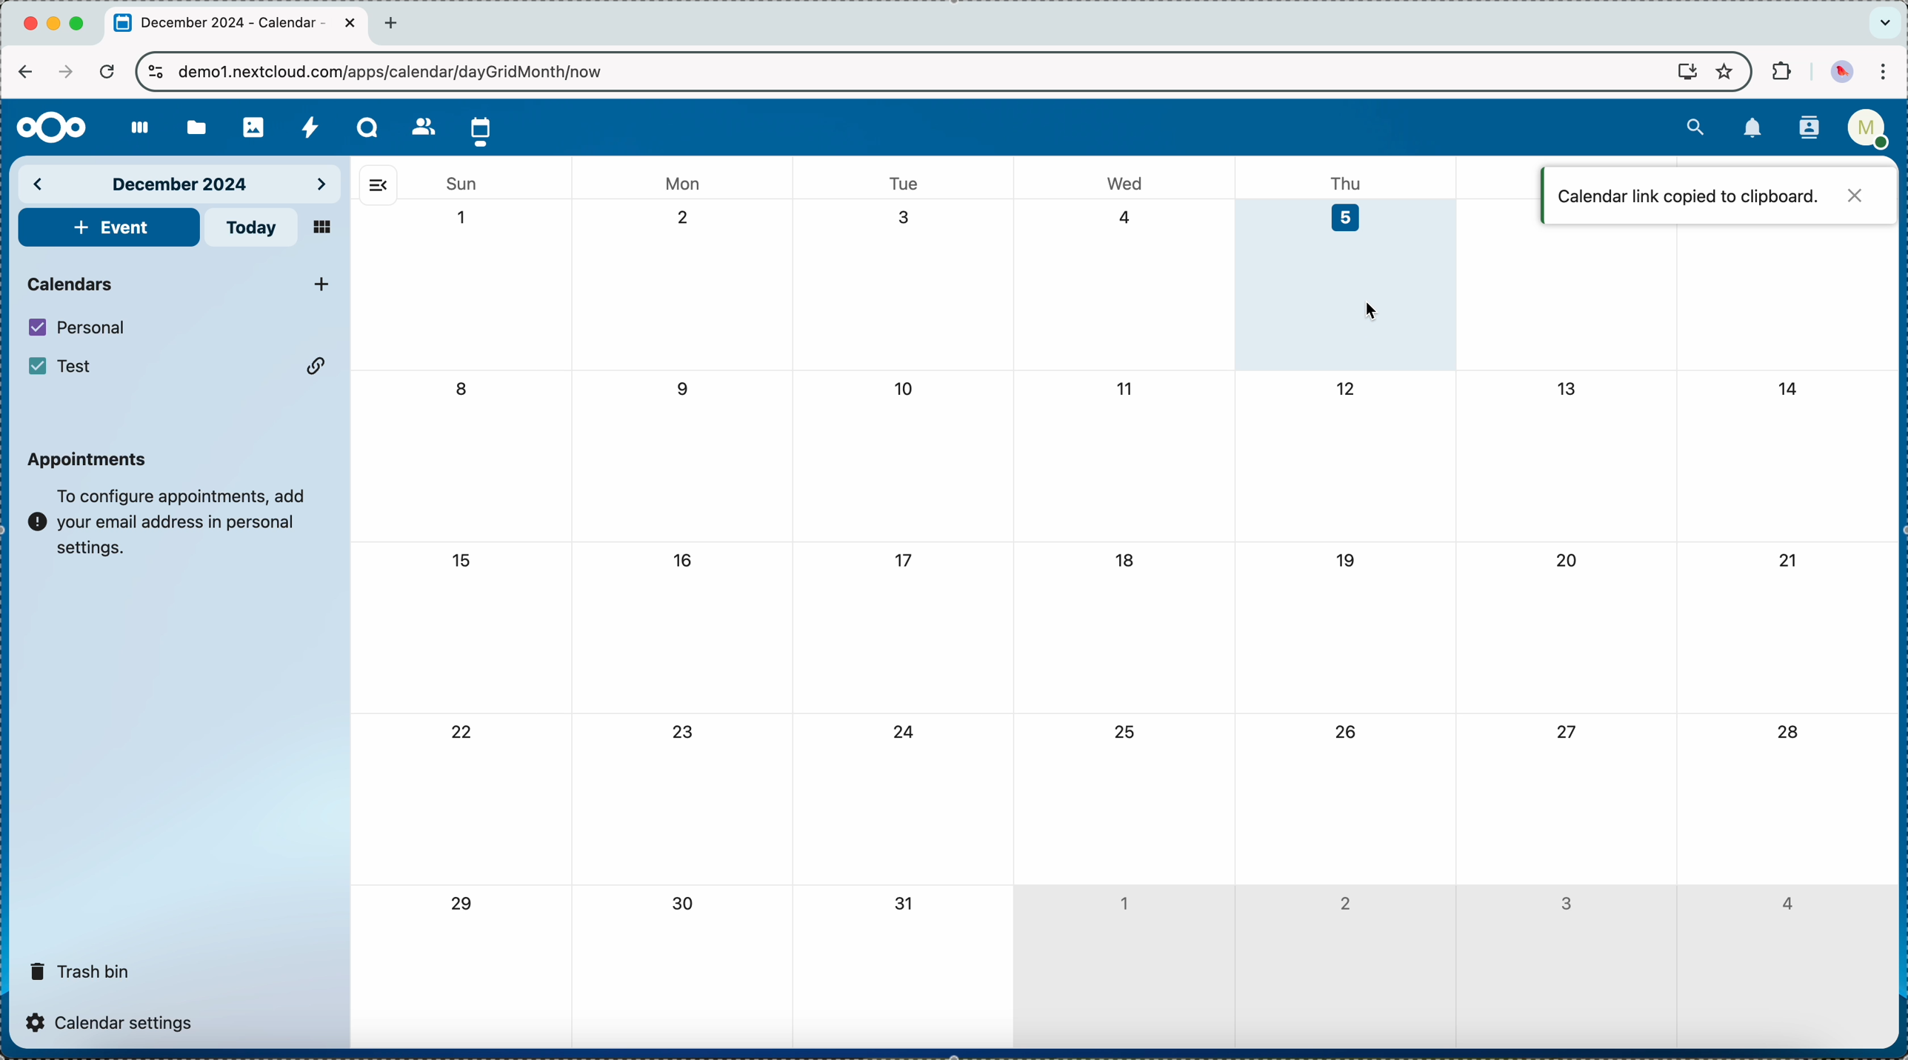 The width and height of the screenshot is (1908, 1060). What do you see at coordinates (1347, 559) in the screenshot?
I see `19` at bounding box center [1347, 559].